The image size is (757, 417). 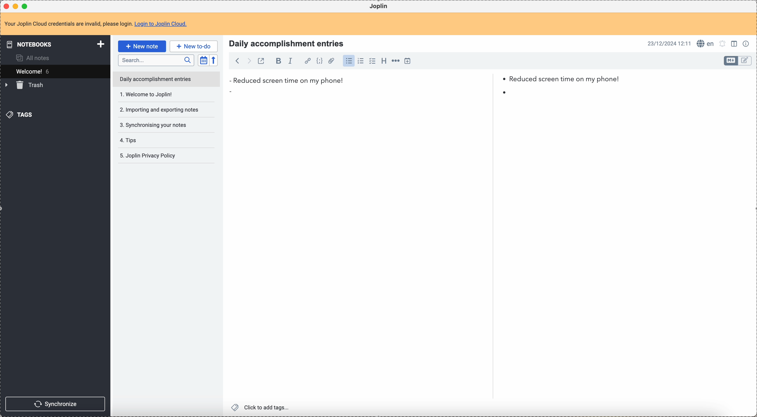 I want to click on bulleted list, so click(x=349, y=62).